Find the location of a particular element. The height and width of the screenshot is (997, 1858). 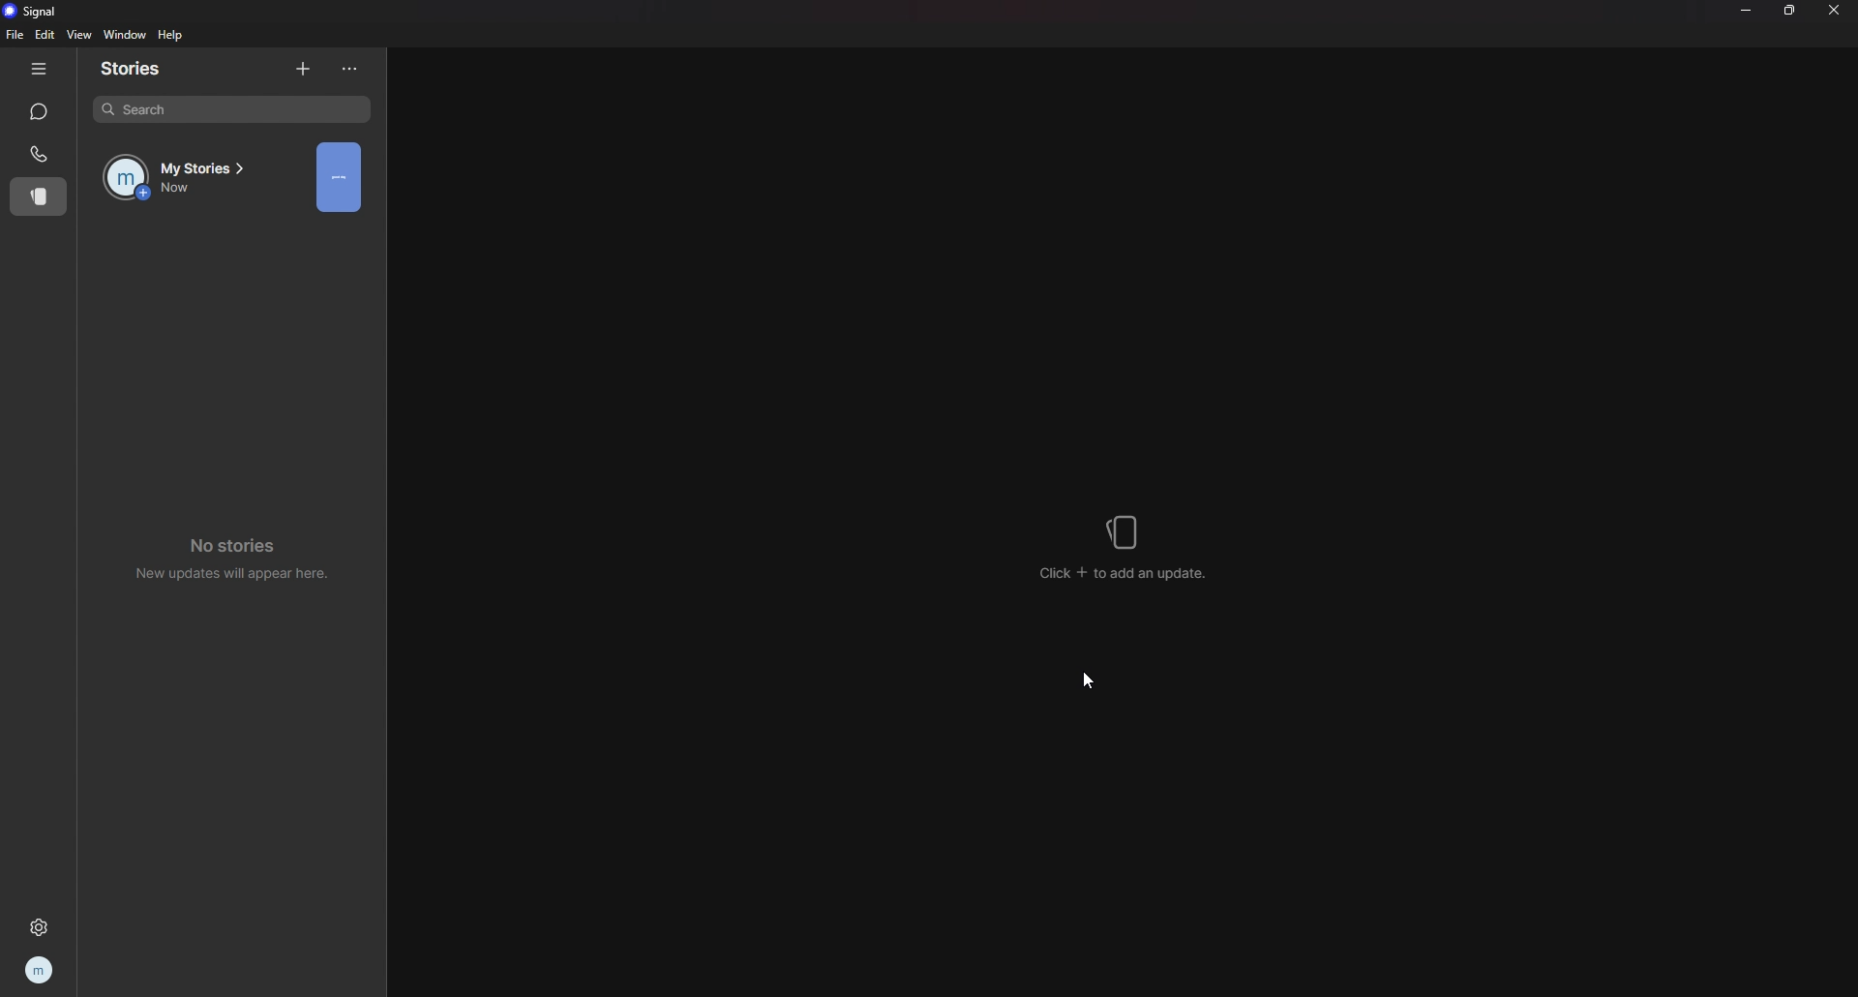

resize is located at coordinates (1791, 10).